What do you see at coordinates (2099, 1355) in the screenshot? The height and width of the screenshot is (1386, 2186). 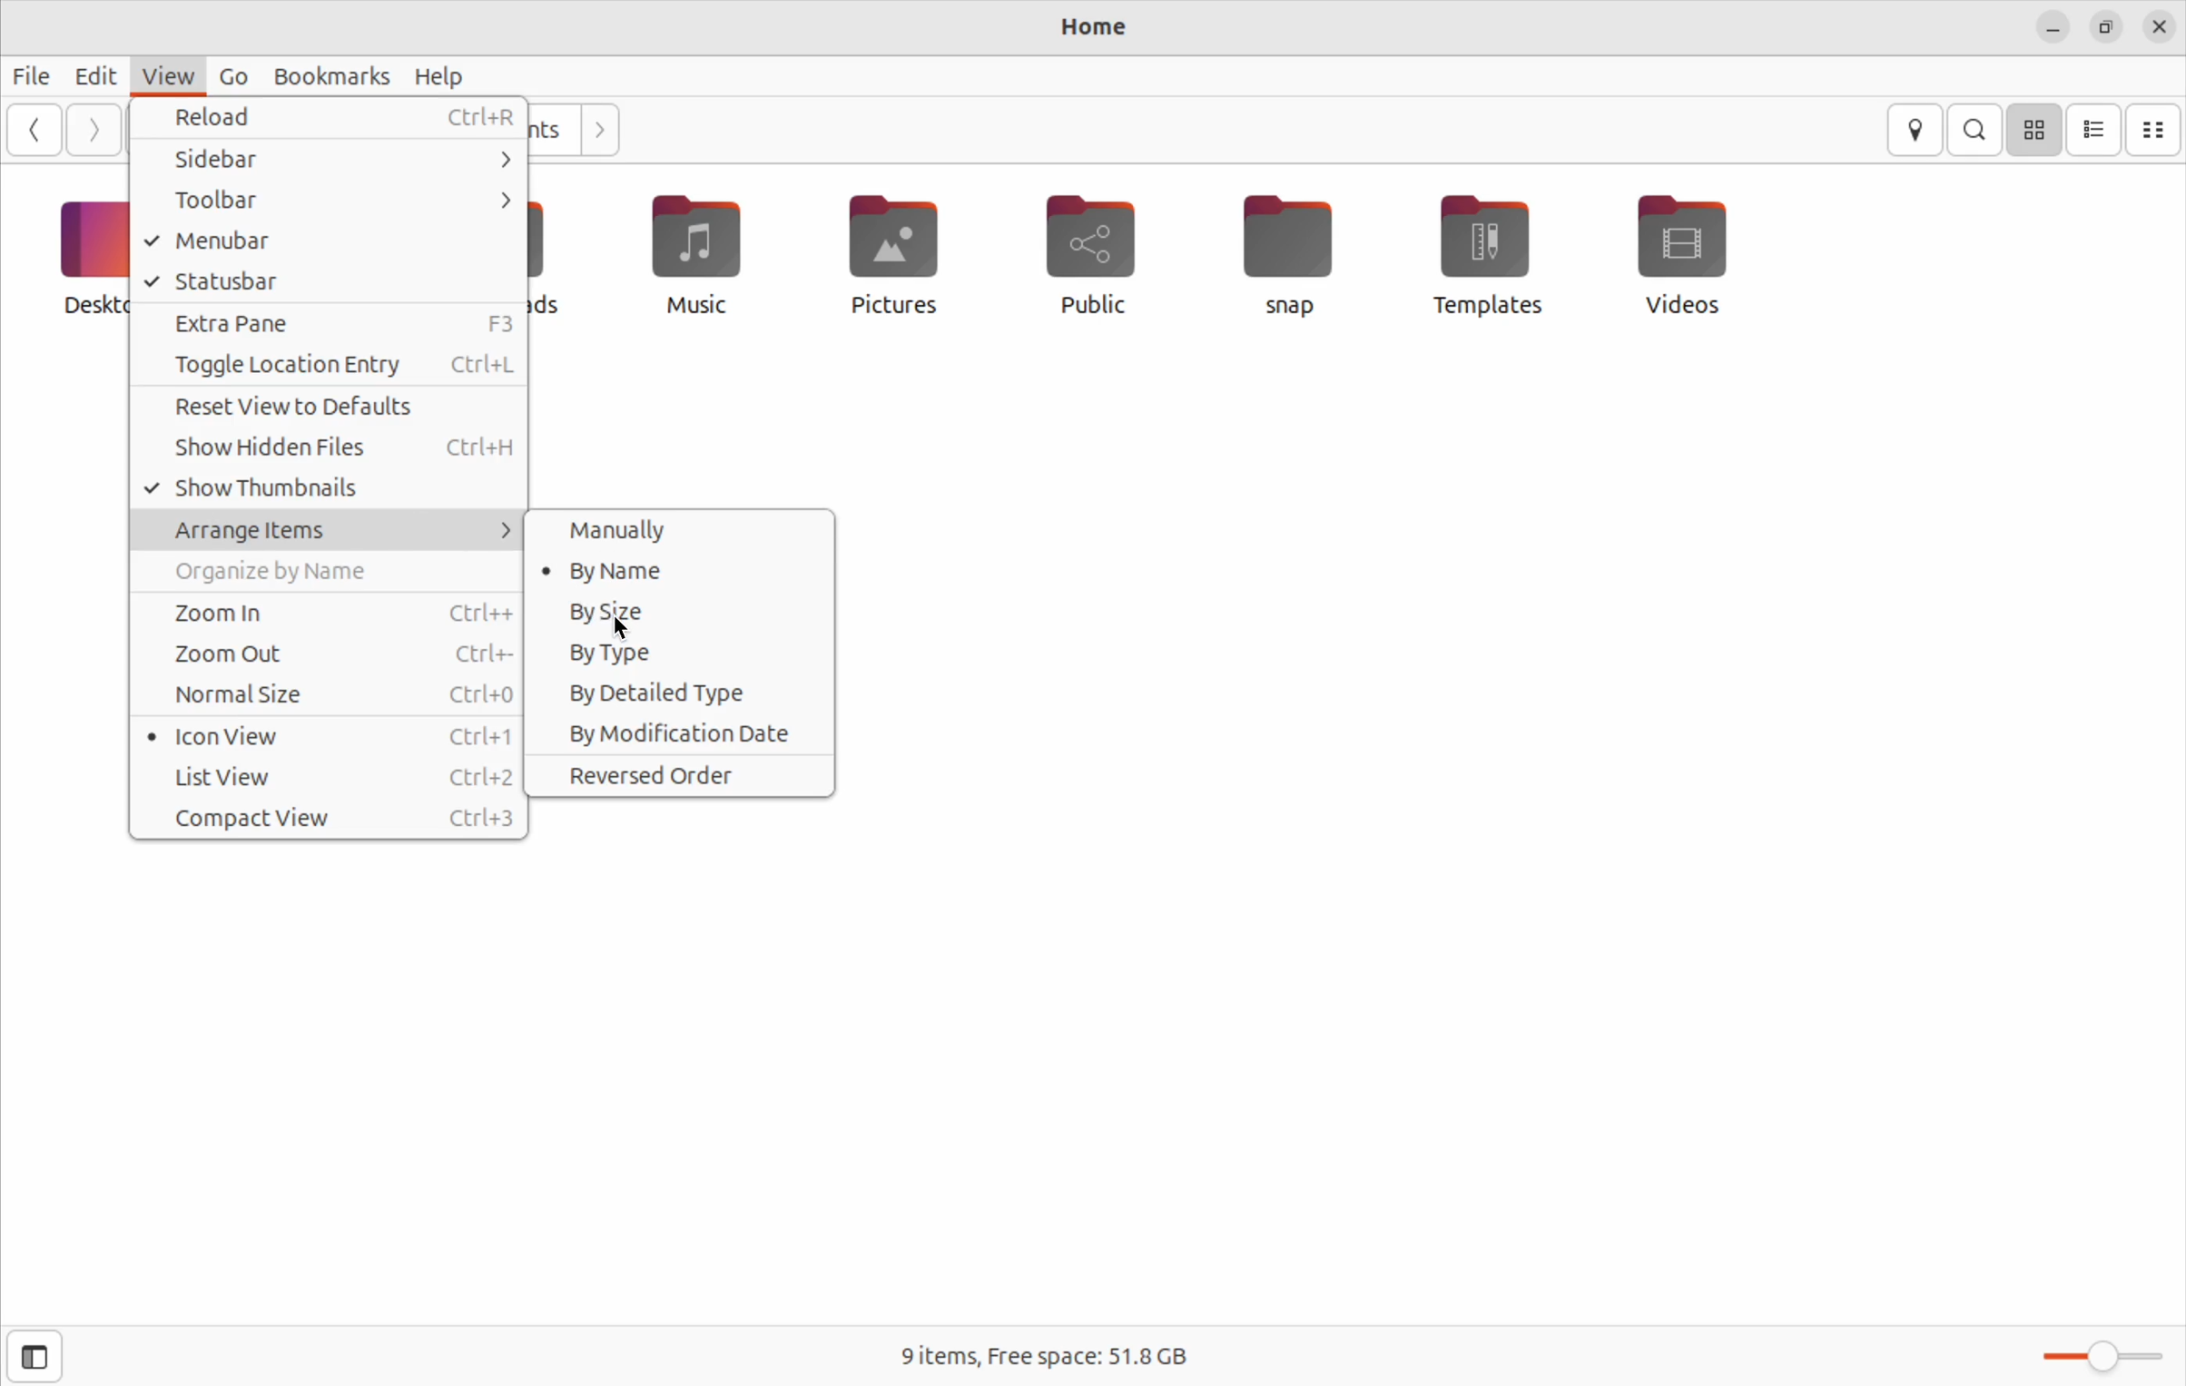 I see `toggle bar` at bounding box center [2099, 1355].